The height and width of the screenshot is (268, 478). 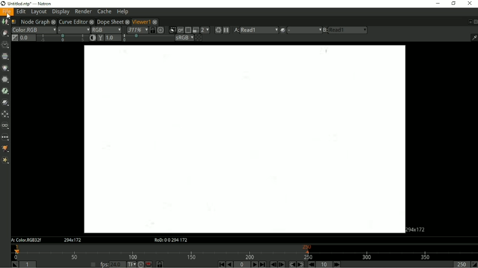 What do you see at coordinates (34, 30) in the screenshot?
I see `Layer` at bounding box center [34, 30].